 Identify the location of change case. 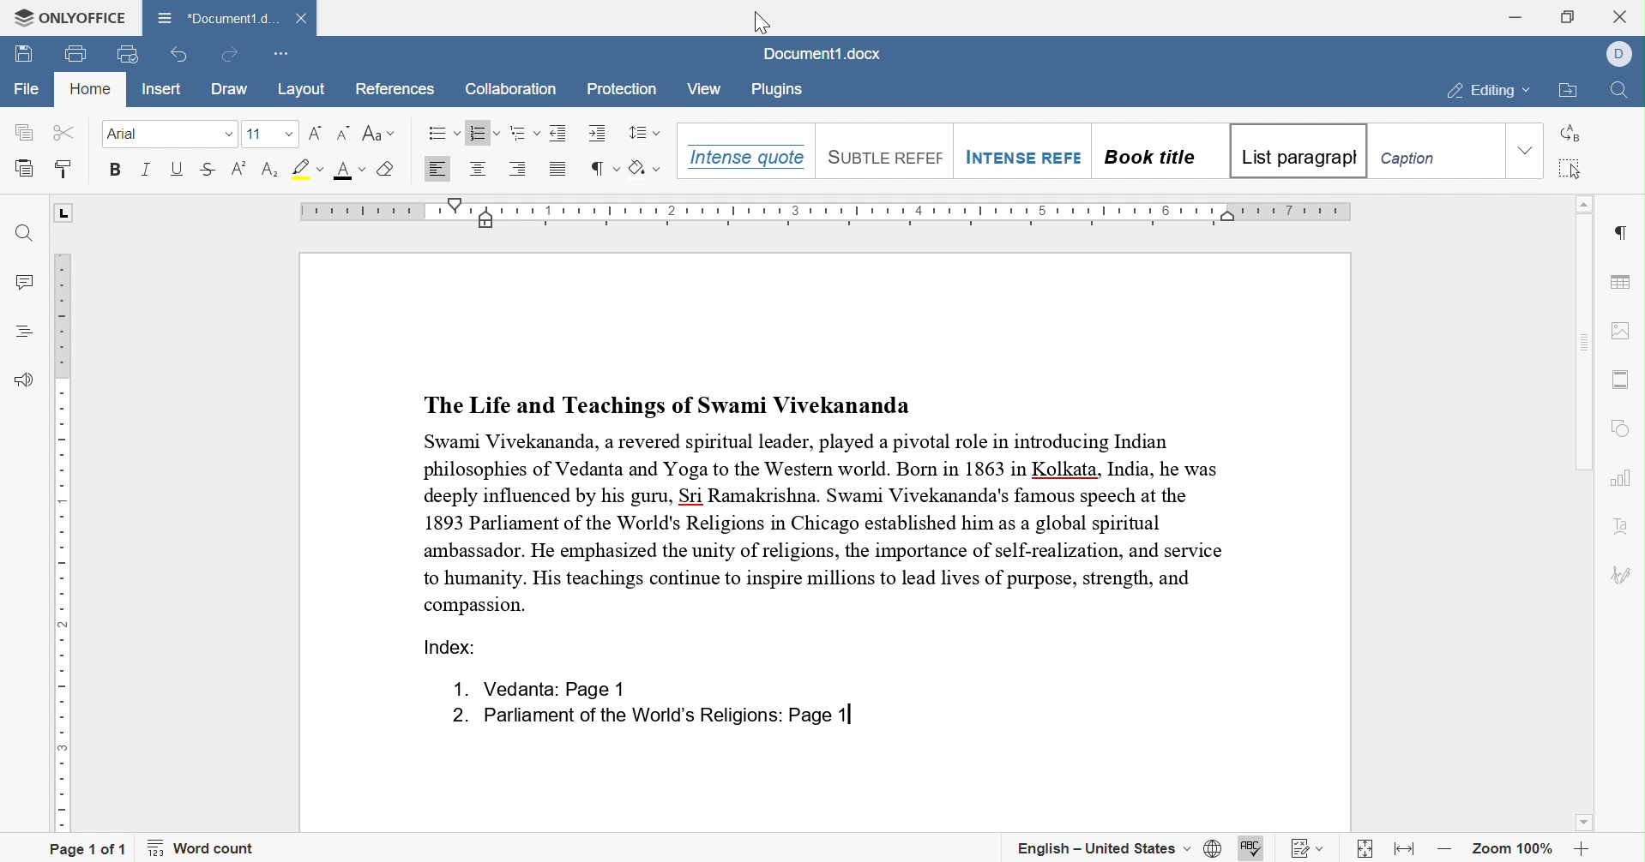
(378, 133).